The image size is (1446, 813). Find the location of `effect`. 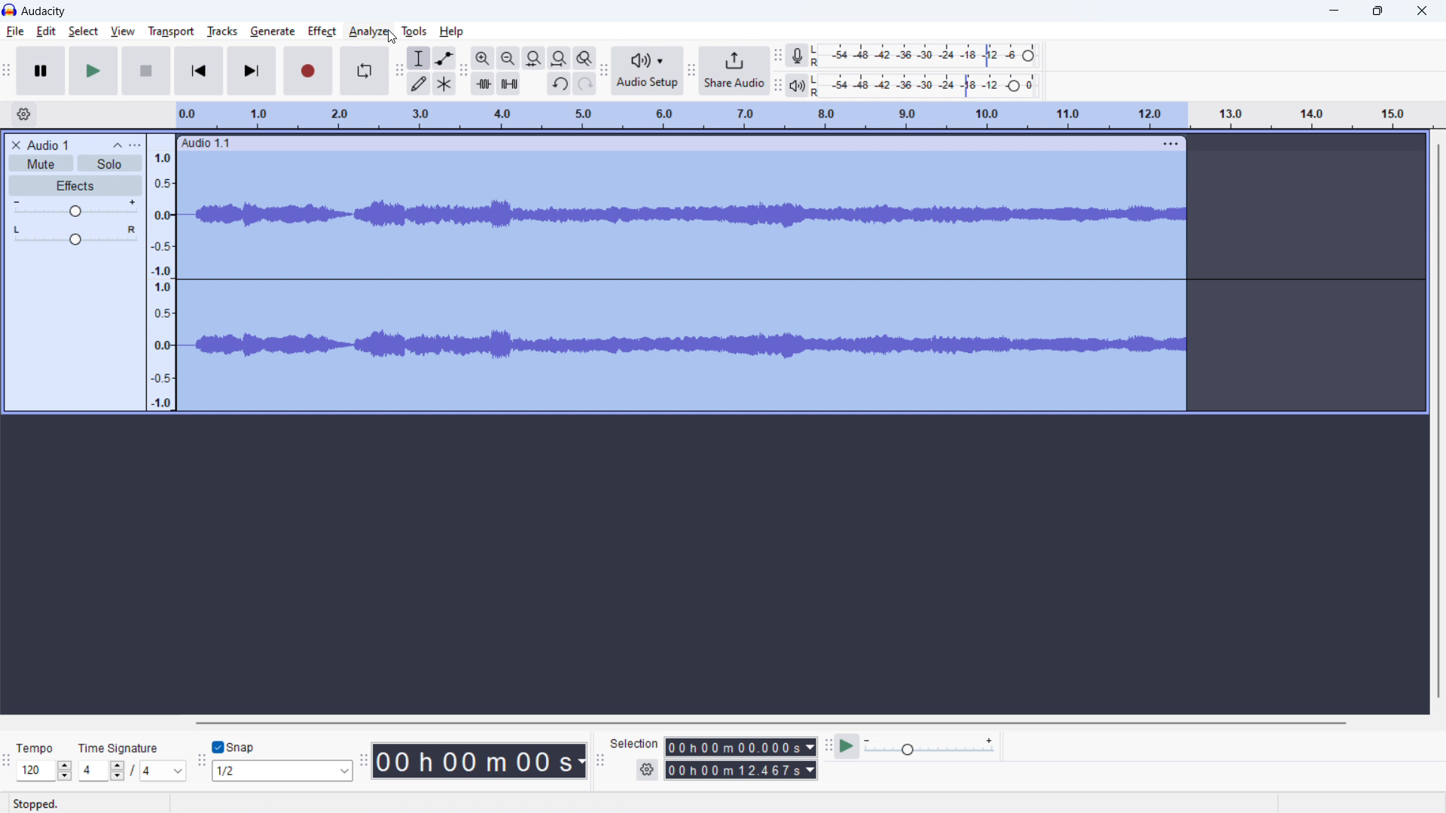

effect is located at coordinates (322, 32).